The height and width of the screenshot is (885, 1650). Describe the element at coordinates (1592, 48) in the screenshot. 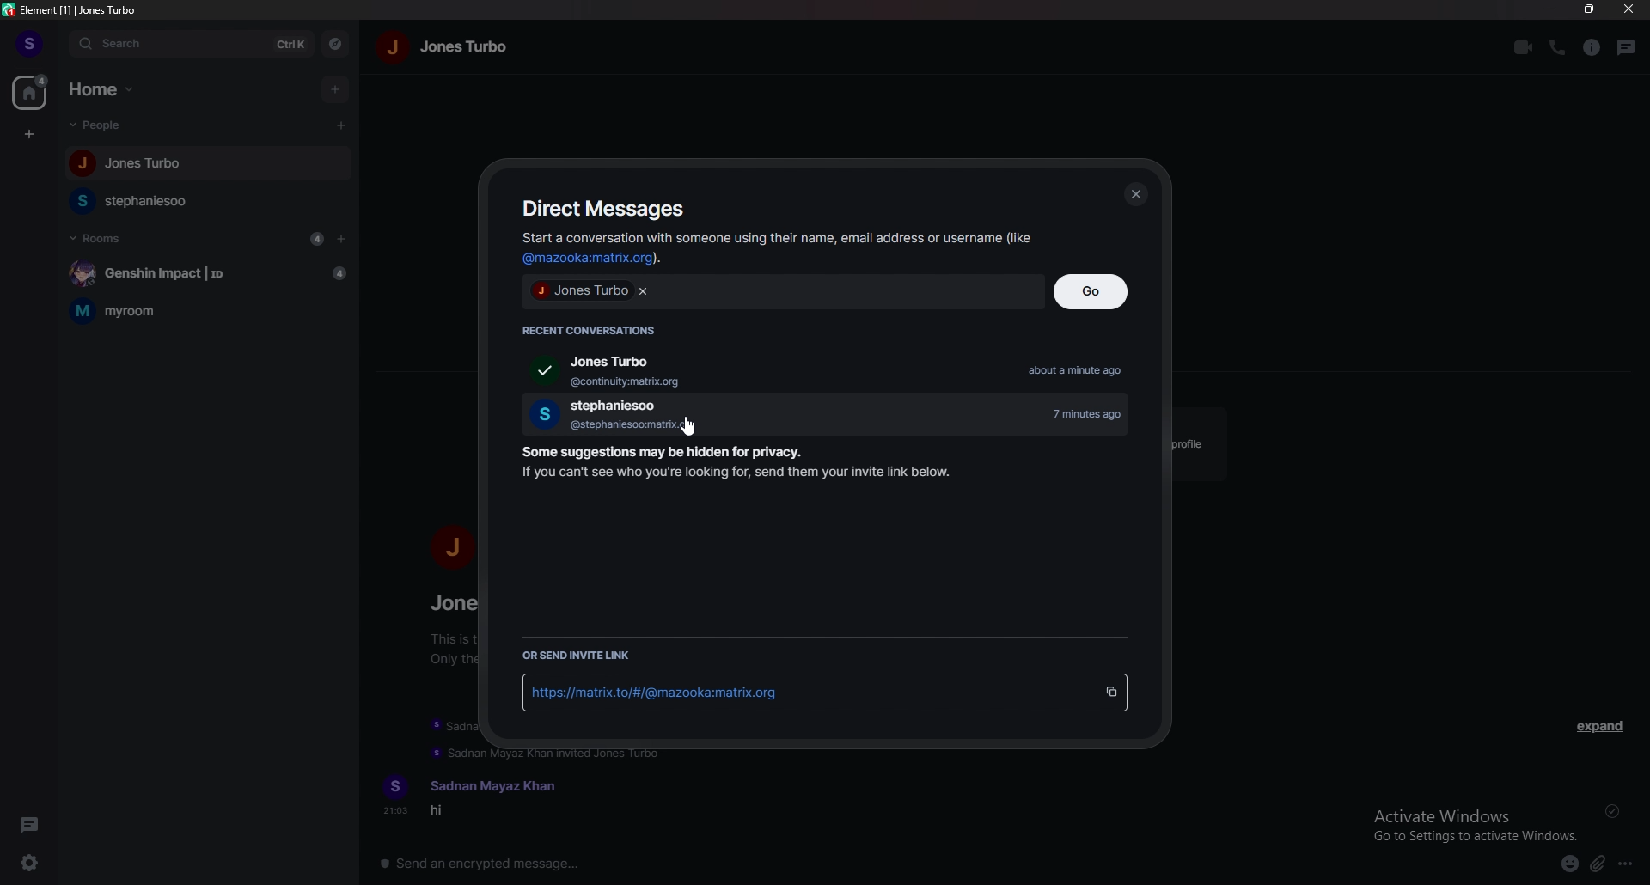

I see `room info` at that location.